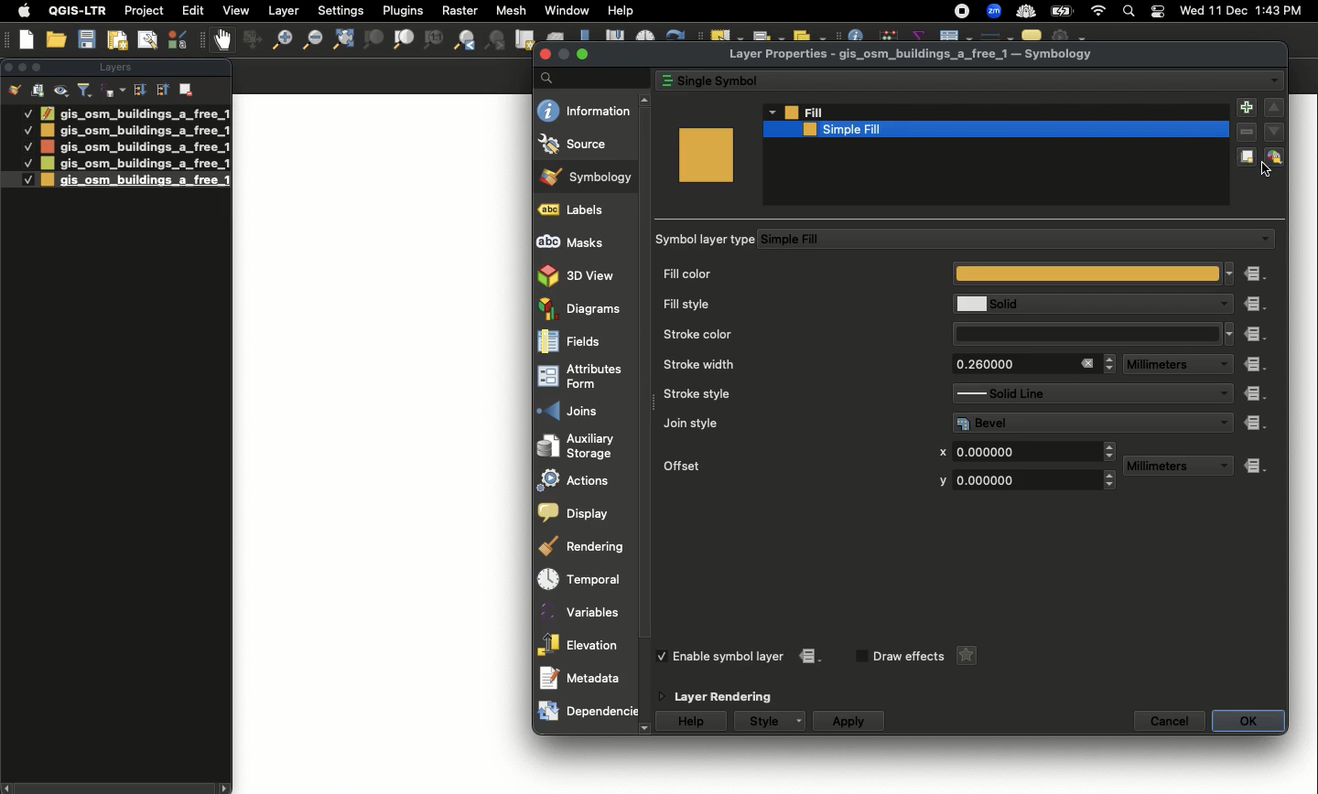 This screenshot has height=794, width=1318. Describe the element at coordinates (1281, 10) in the screenshot. I see `1:43 PM` at that location.